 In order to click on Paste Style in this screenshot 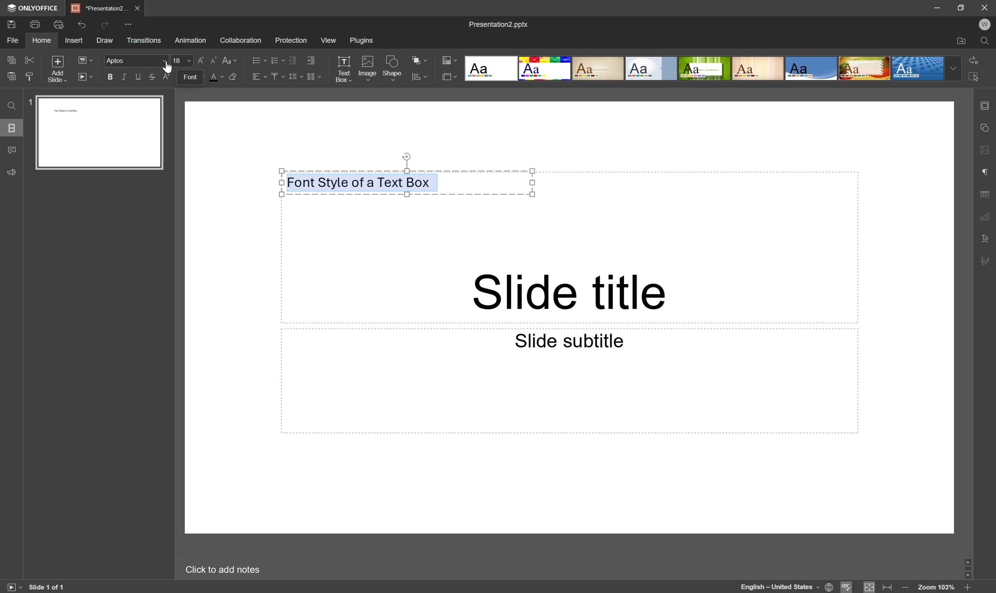, I will do `click(30, 76)`.